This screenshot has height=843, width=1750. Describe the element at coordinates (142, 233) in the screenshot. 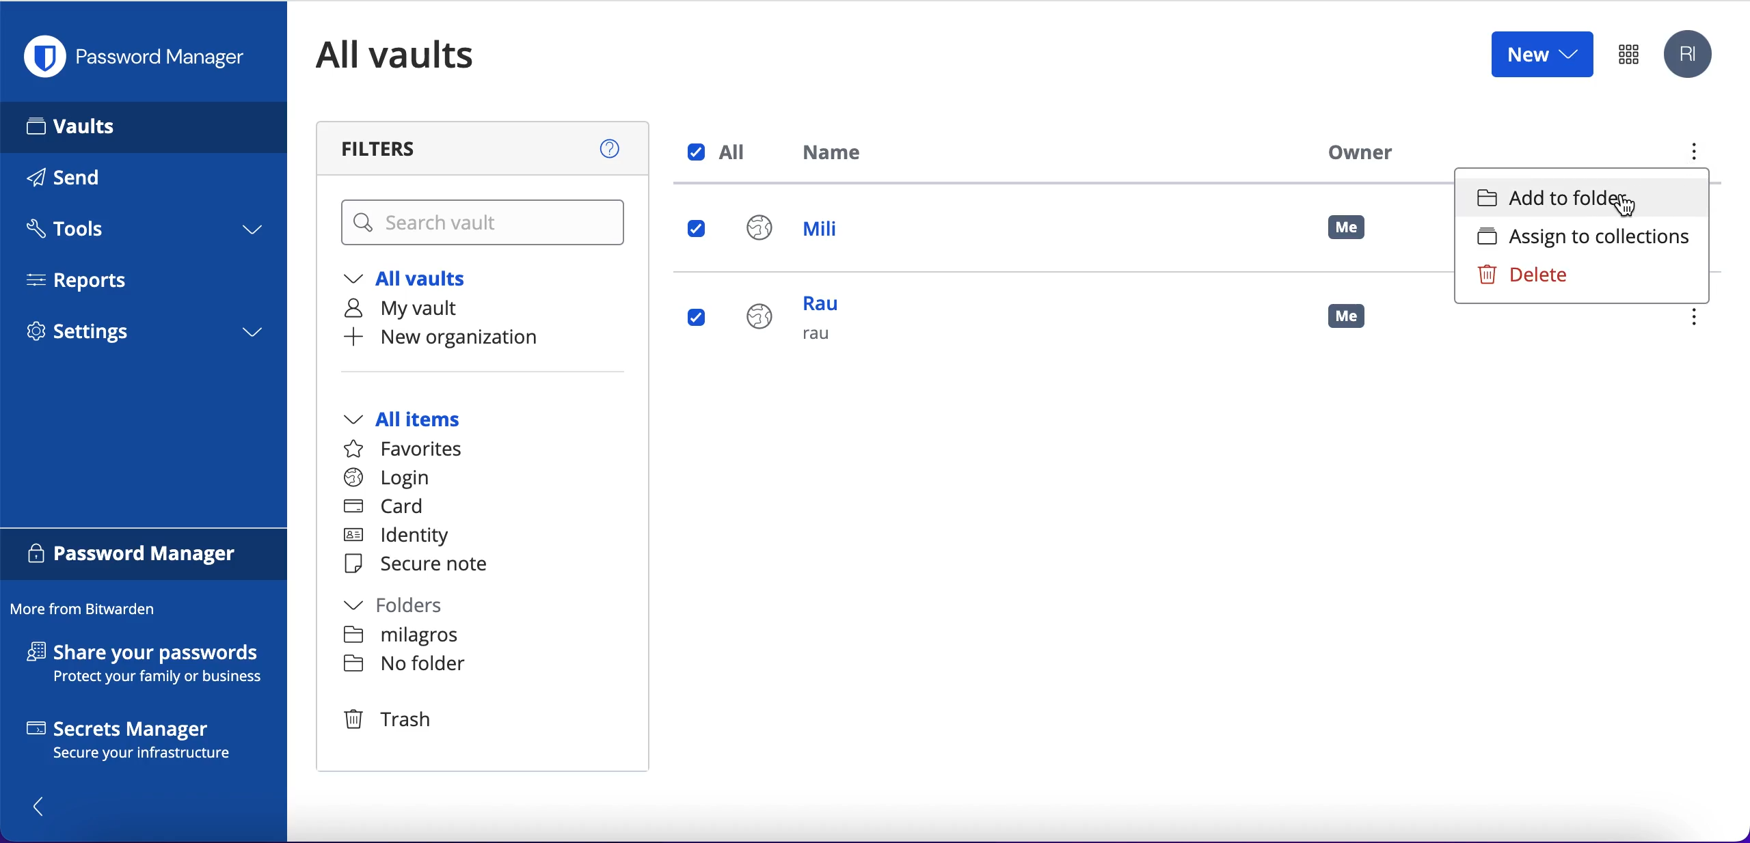

I see `tools` at that location.